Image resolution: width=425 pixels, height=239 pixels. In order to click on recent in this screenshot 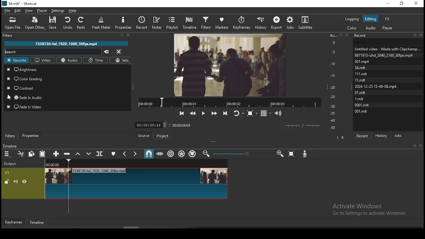, I will do `click(142, 23)`.